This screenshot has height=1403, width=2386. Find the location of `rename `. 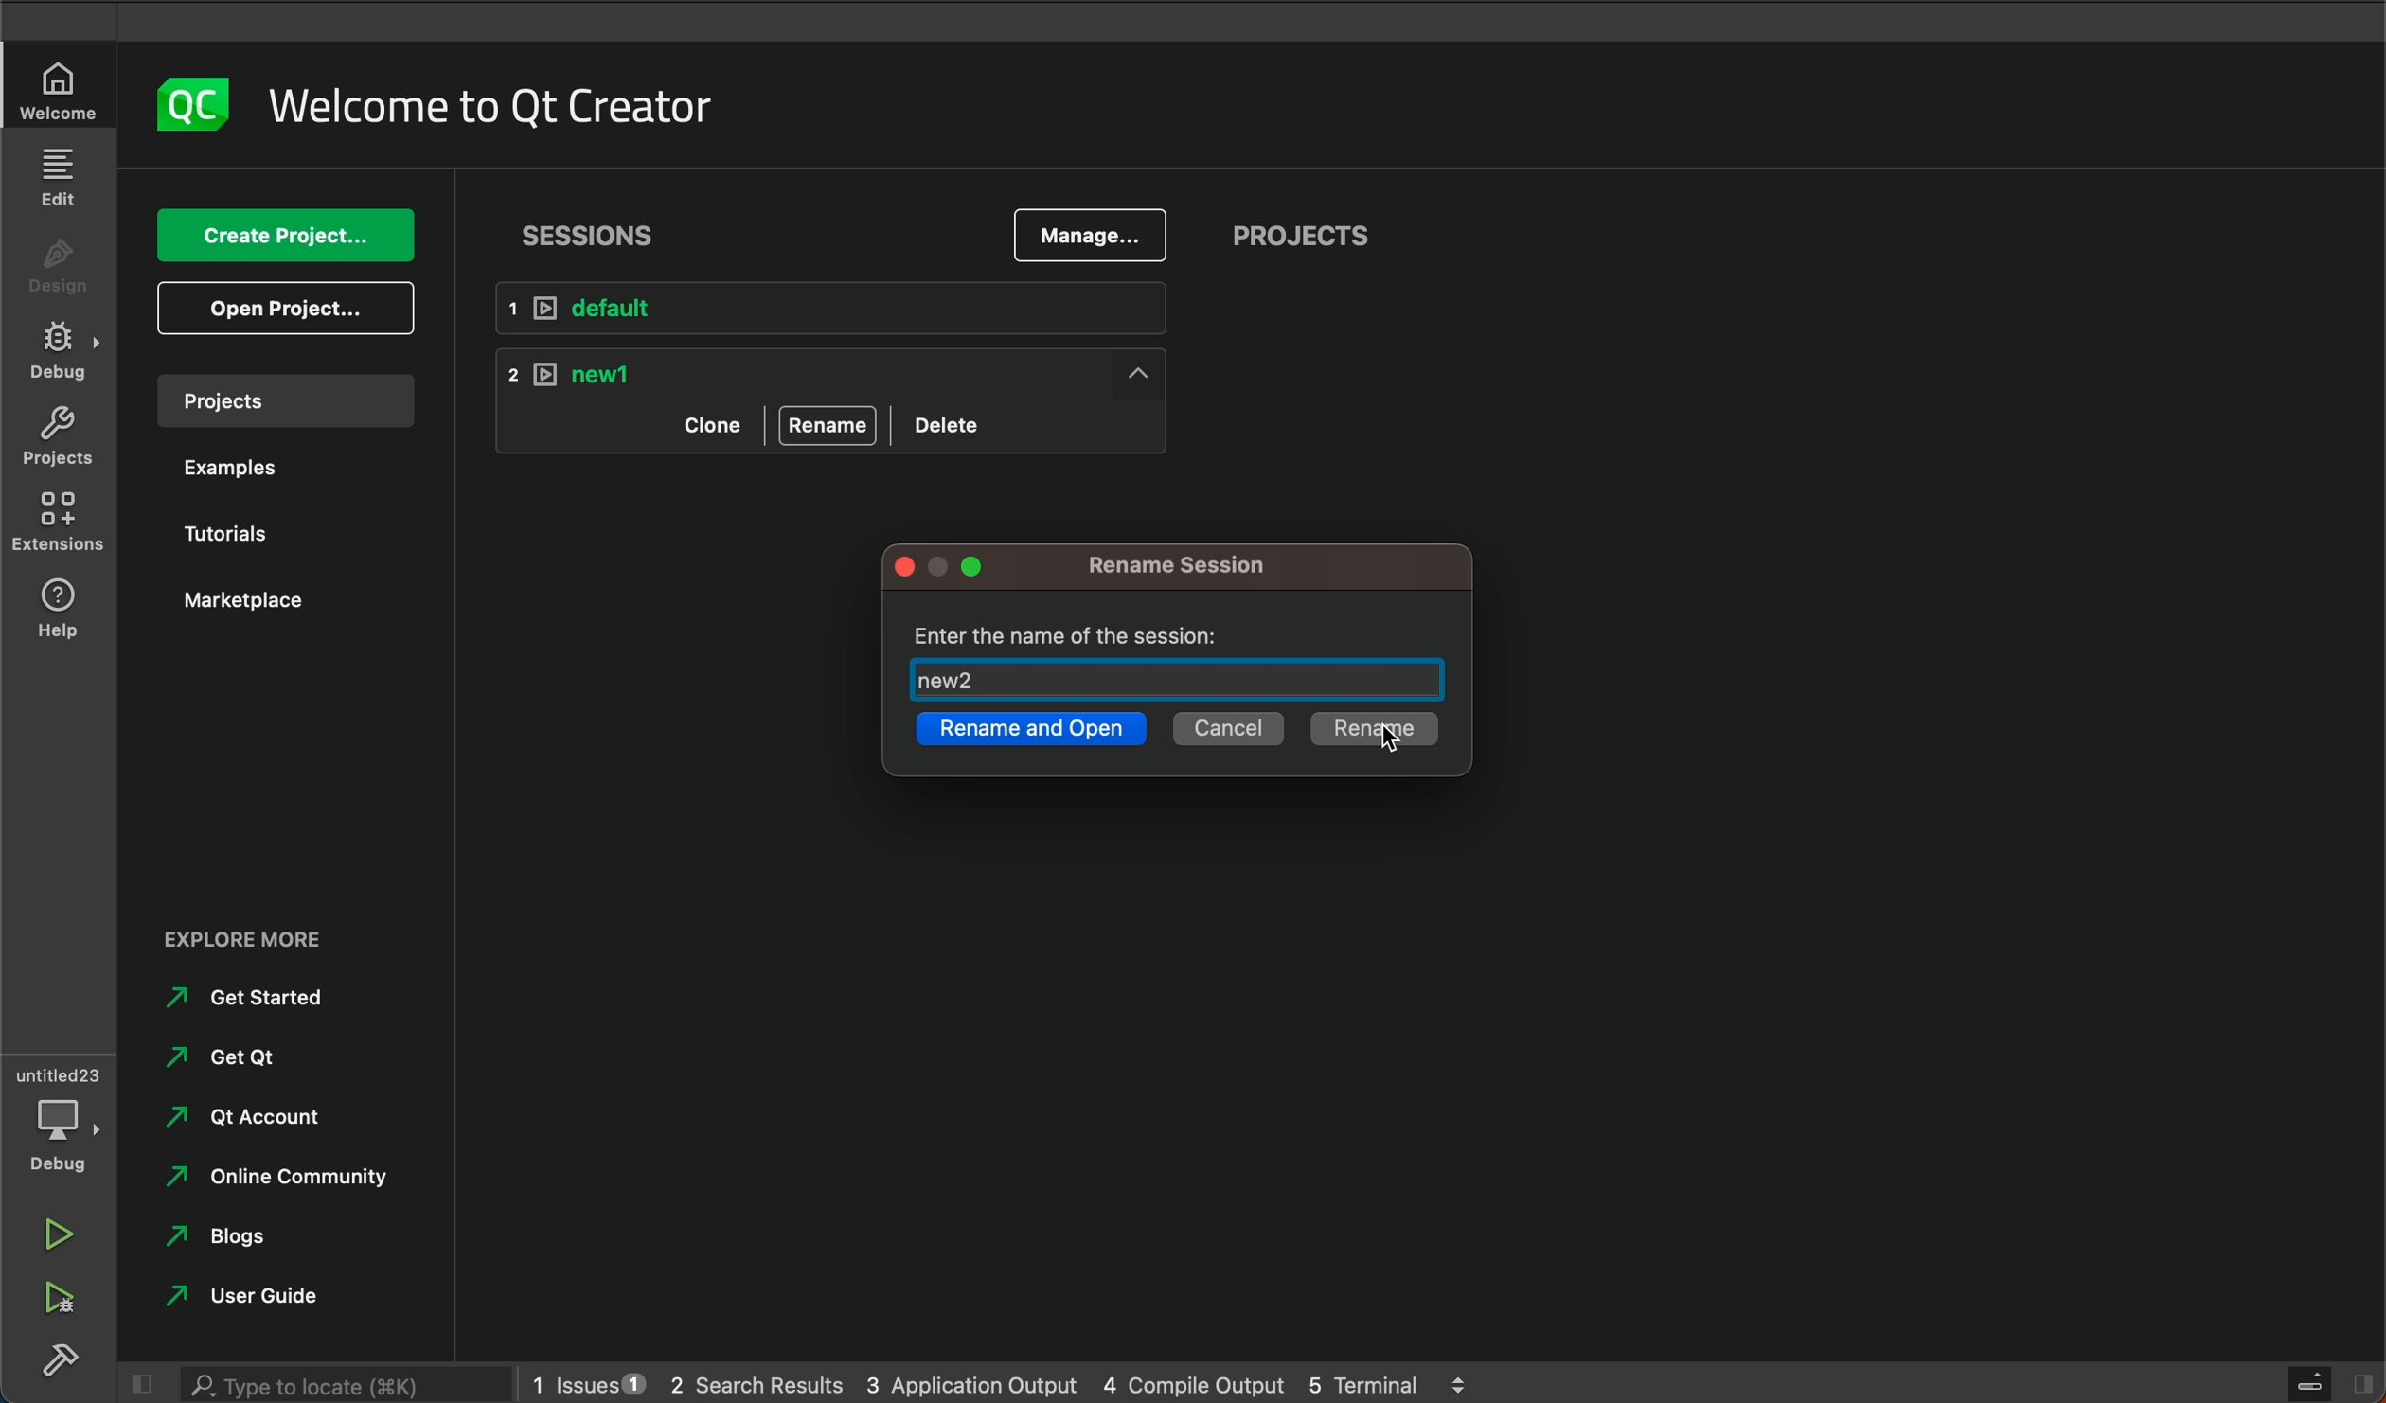

rename  is located at coordinates (1204, 566).